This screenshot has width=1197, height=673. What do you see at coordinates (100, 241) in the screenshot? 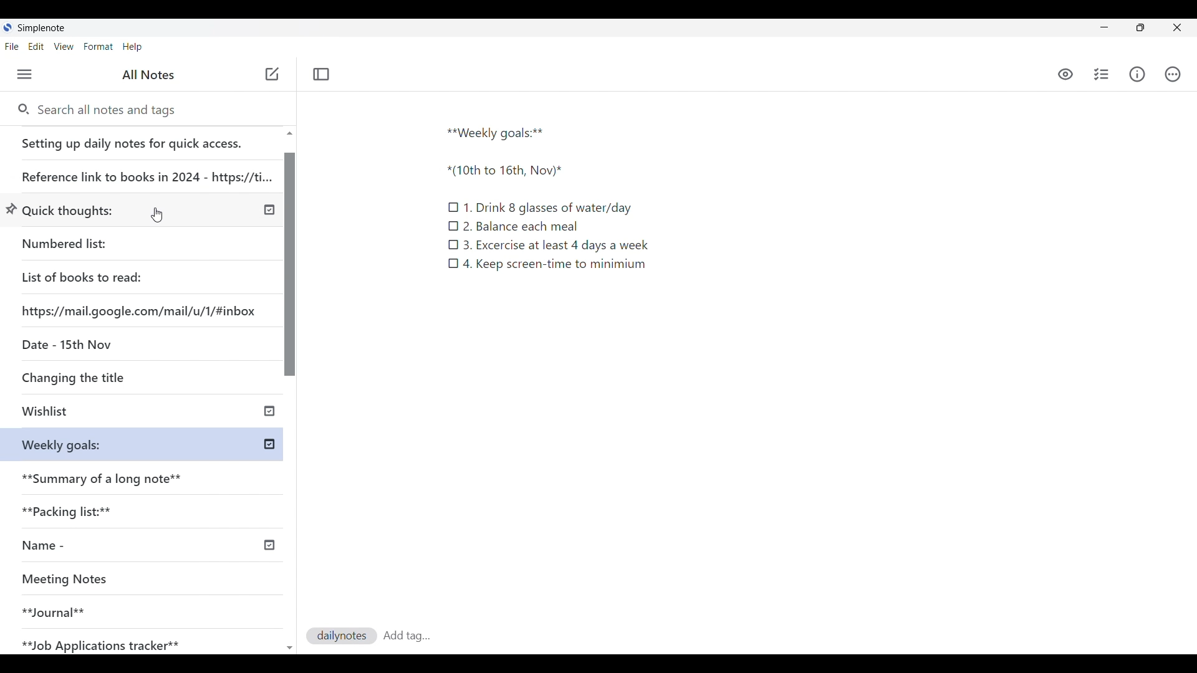
I see `Numbered list` at bounding box center [100, 241].